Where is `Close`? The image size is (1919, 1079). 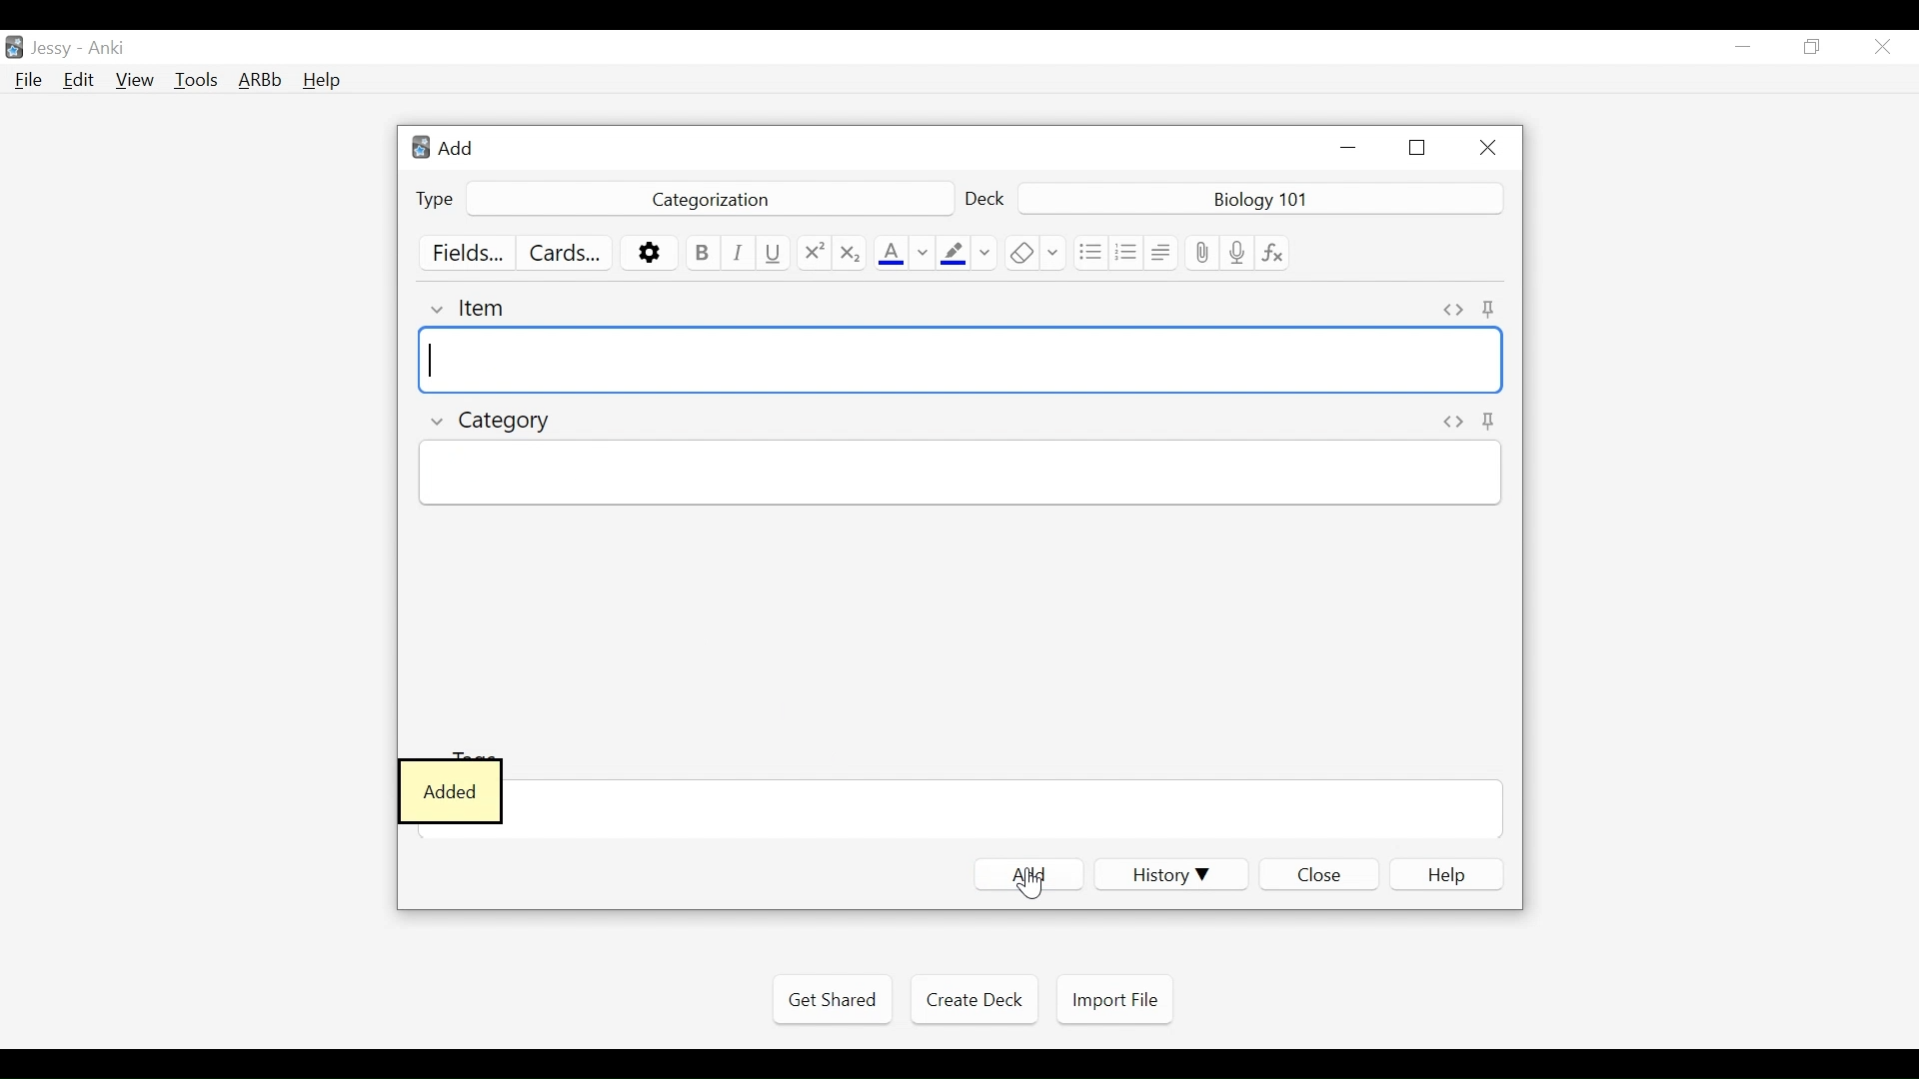 Close is located at coordinates (1882, 47).